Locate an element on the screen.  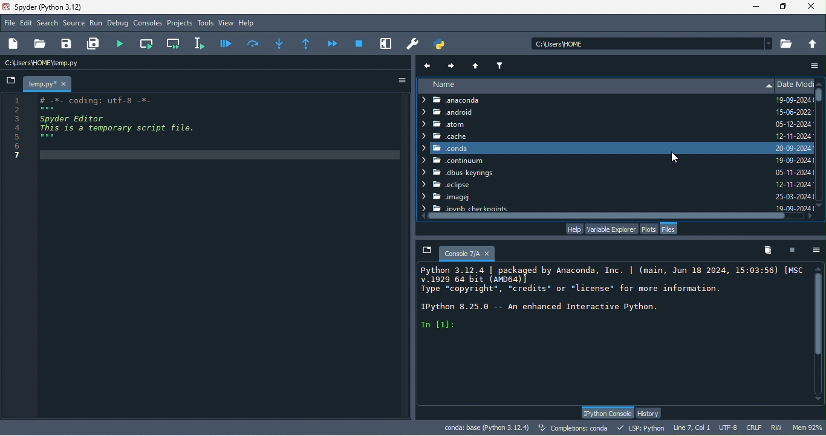
change to parent directory is located at coordinates (813, 43).